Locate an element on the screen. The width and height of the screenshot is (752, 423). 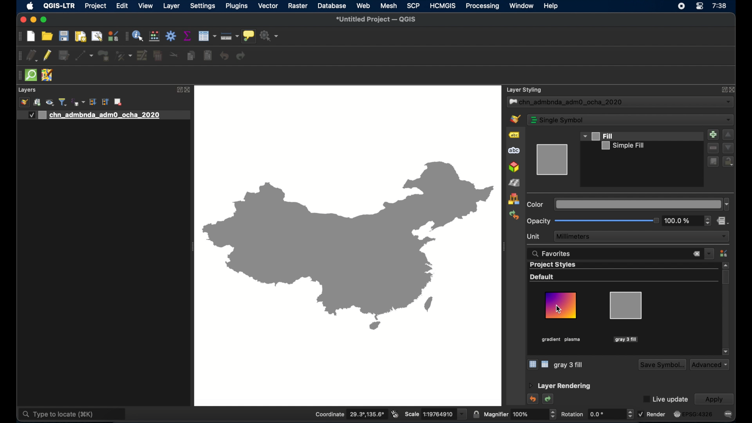
live update is located at coordinates (665, 399).